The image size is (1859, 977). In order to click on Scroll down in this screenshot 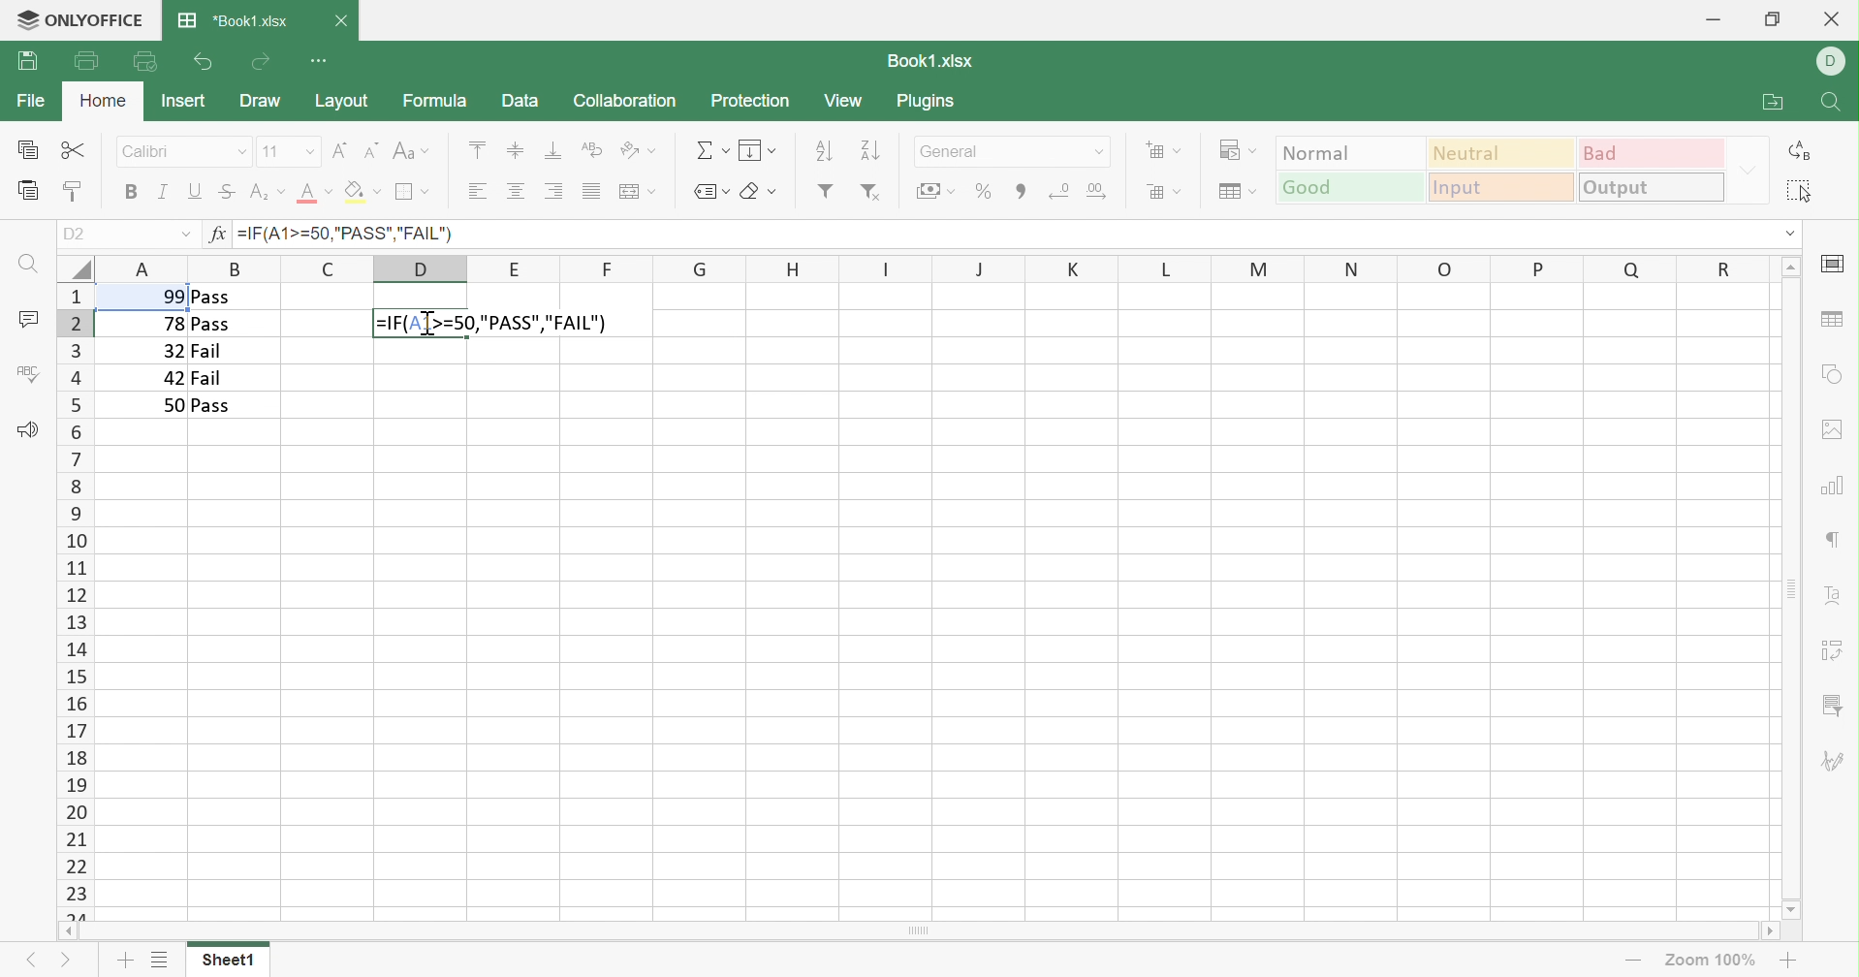, I will do `click(1793, 909)`.